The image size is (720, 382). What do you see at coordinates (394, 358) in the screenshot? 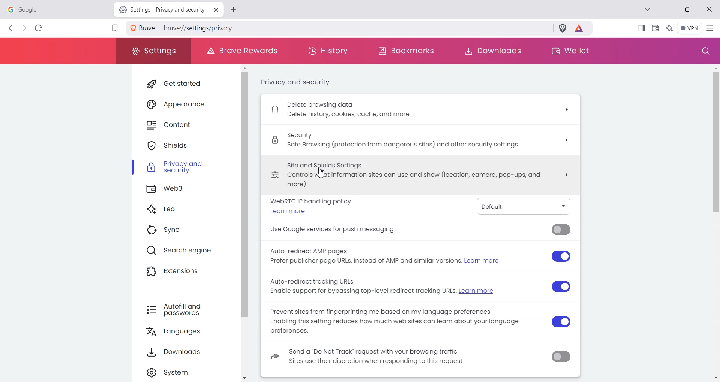
I see `, Send a "Do Not Track request with your browsing traffic
Sites use their discretion when responding to this request` at bounding box center [394, 358].